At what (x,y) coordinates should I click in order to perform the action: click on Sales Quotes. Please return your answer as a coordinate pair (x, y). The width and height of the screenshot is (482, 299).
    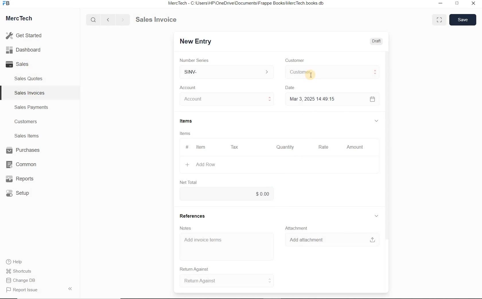
    Looking at the image, I should click on (30, 78).